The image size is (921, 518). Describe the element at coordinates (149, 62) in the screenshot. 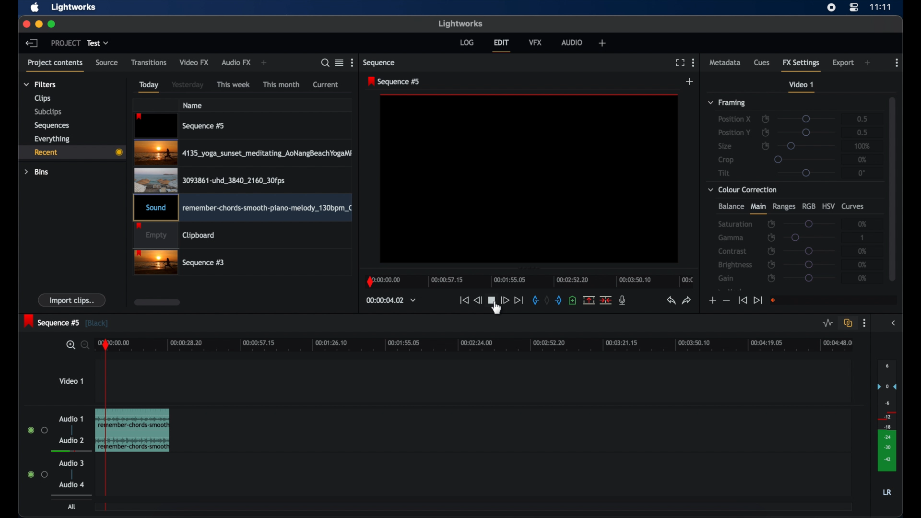

I see `transitions` at that location.